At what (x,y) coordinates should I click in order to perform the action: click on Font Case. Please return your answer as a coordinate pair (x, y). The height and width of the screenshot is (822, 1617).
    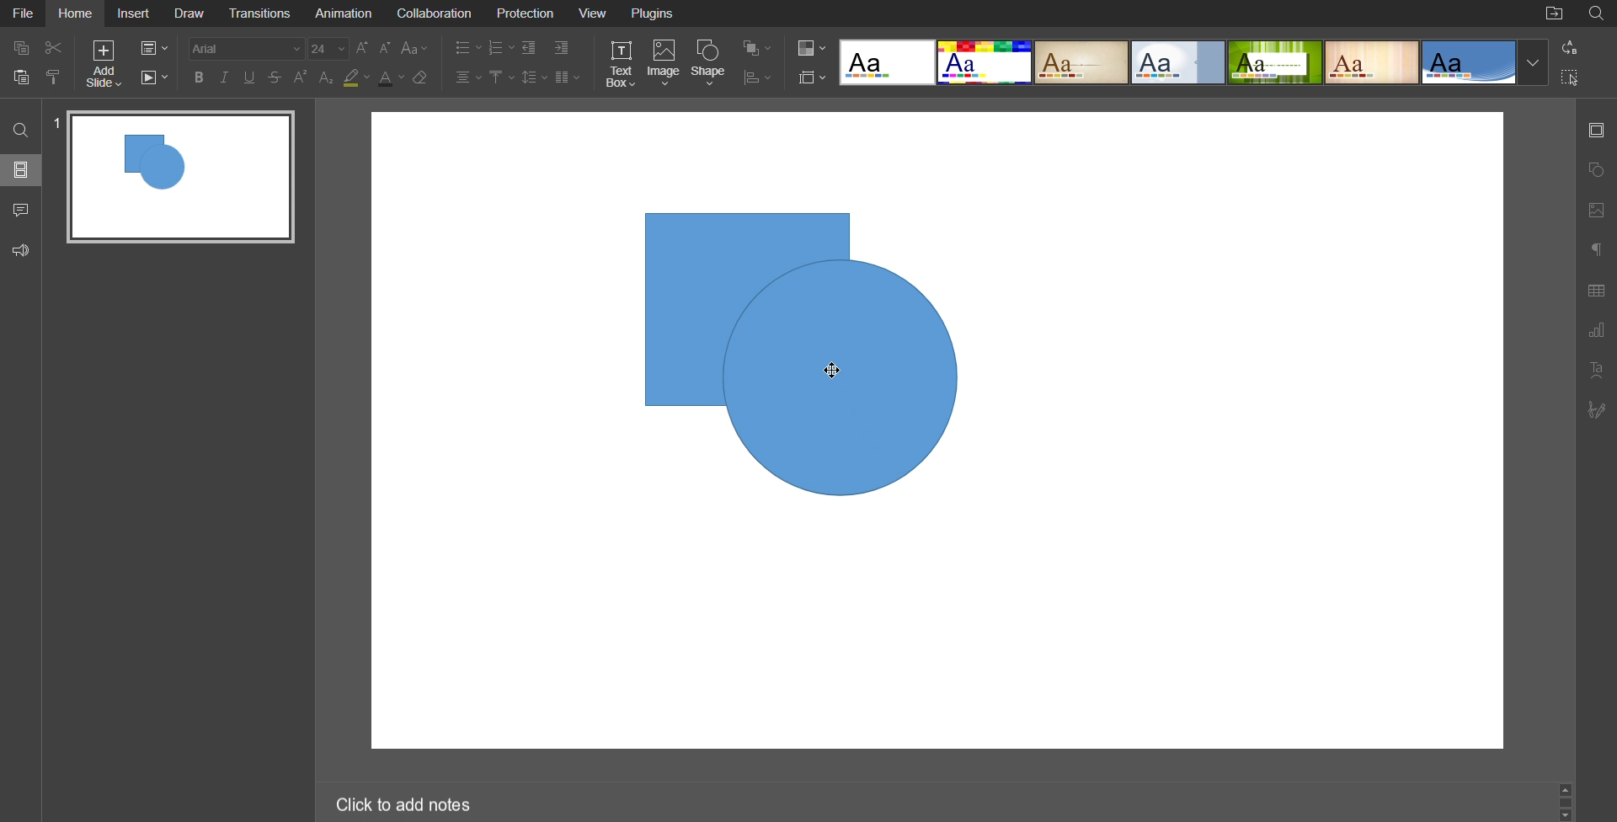
    Looking at the image, I should click on (417, 48).